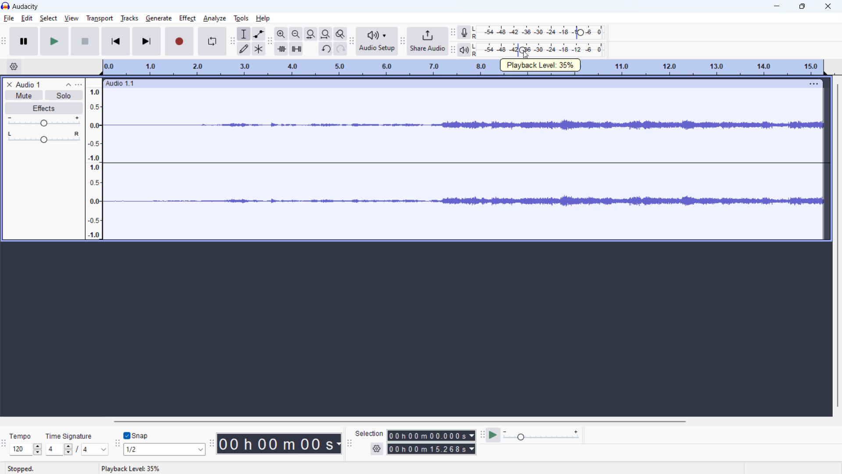  Describe the element at coordinates (241, 18) in the screenshot. I see `tools` at that location.